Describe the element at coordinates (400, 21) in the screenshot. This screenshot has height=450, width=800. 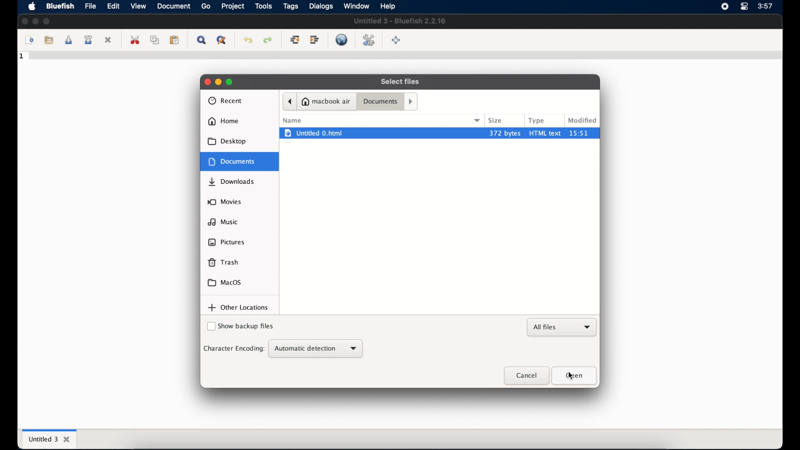
I see `Untitied 3 - Bluefish 2.2.16` at that location.